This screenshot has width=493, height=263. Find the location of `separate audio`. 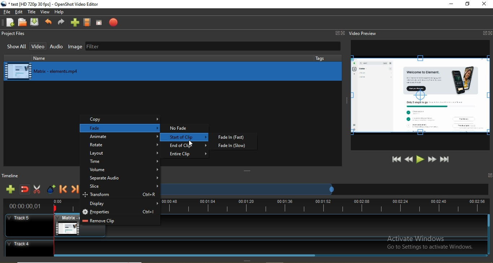

separate audio is located at coordinates (120, 179).